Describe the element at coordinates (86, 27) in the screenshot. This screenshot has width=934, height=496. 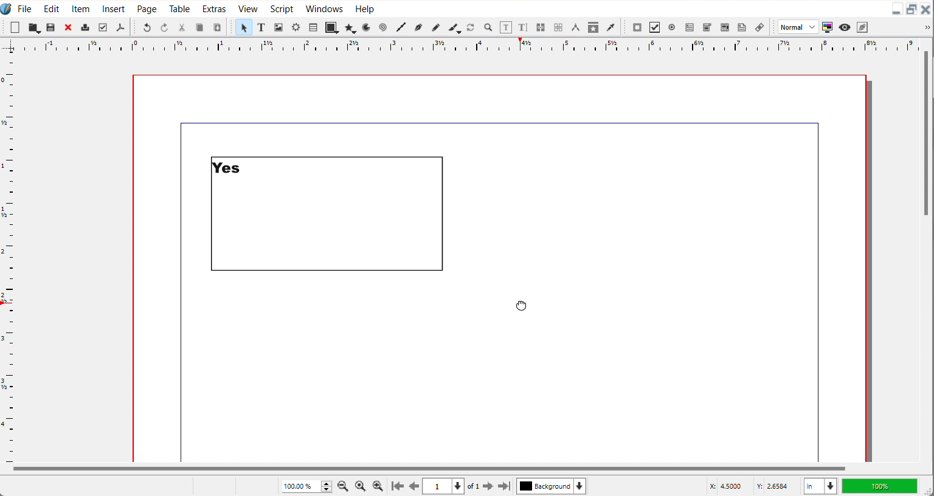
I see `Print` at that location.